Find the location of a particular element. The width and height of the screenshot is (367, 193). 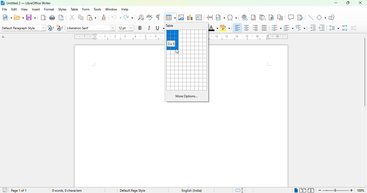

title is located at coordinates (29, 3).